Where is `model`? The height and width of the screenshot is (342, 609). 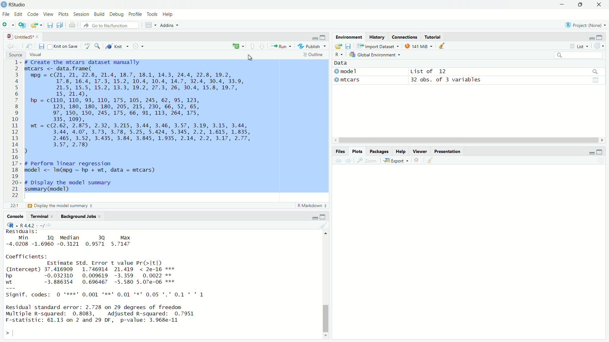 model is located at coordinates (346, 72).